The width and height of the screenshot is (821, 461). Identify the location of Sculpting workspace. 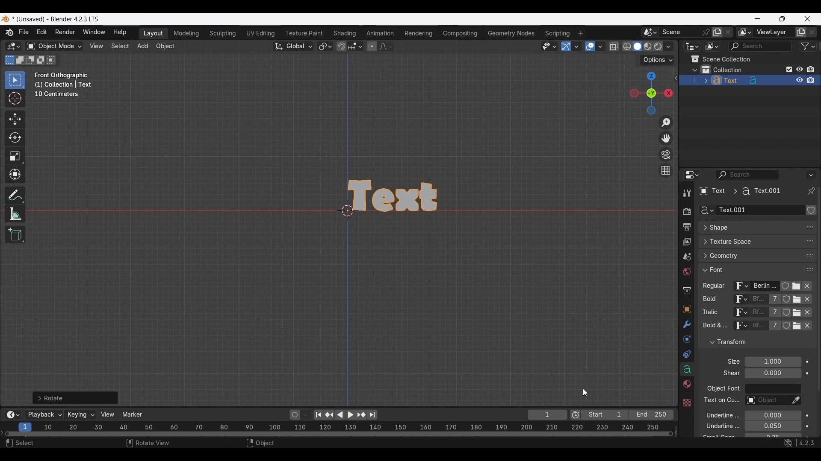
(224, 33).